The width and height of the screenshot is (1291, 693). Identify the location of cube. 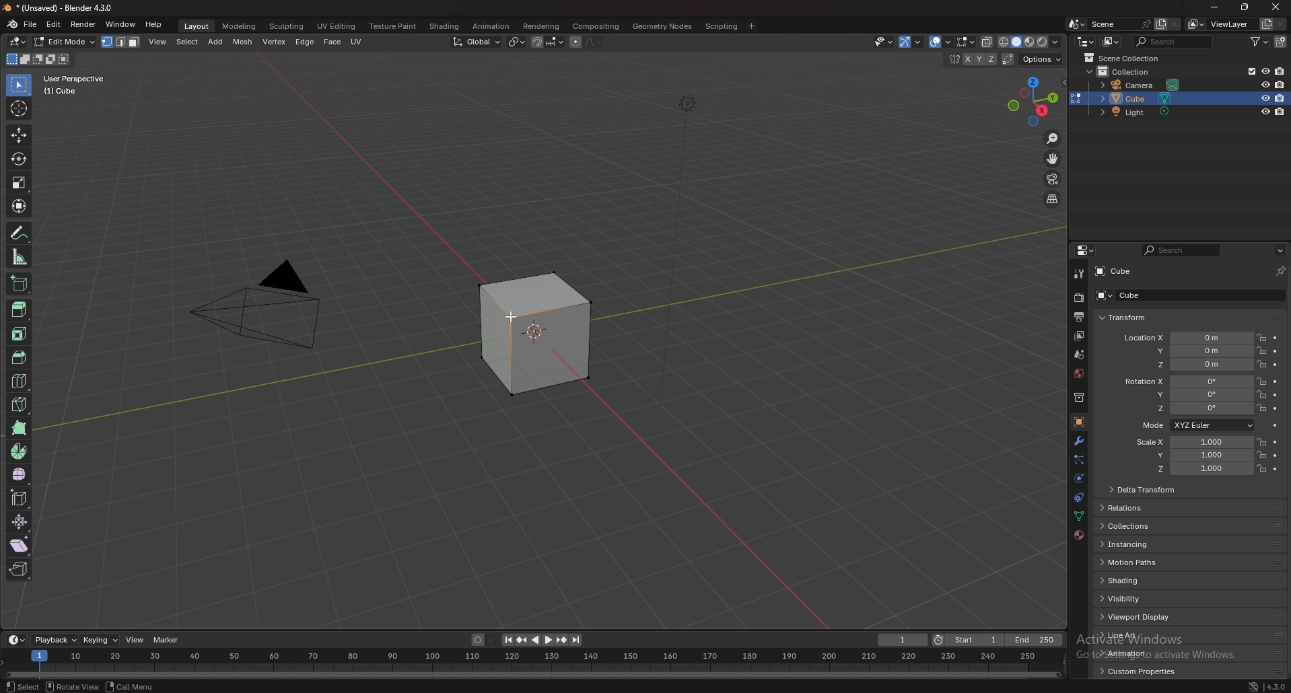
(1185, 295).